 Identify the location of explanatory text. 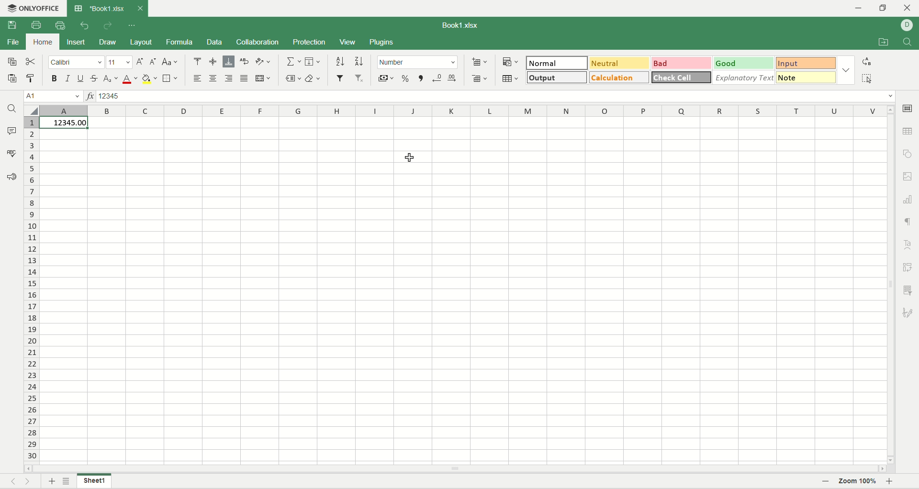
(742, 77).